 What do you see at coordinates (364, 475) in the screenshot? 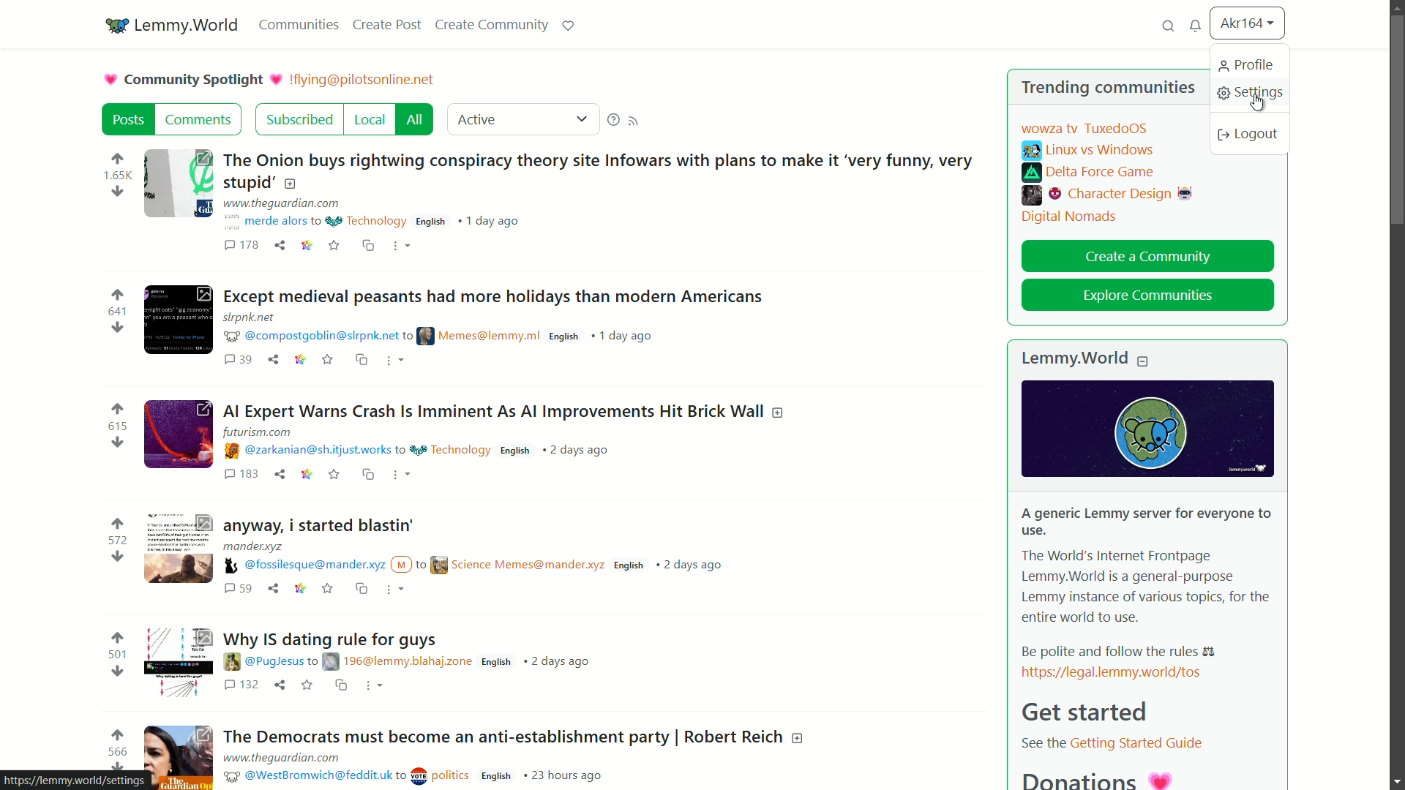
I see `cs` at bounding box center [364, 475].